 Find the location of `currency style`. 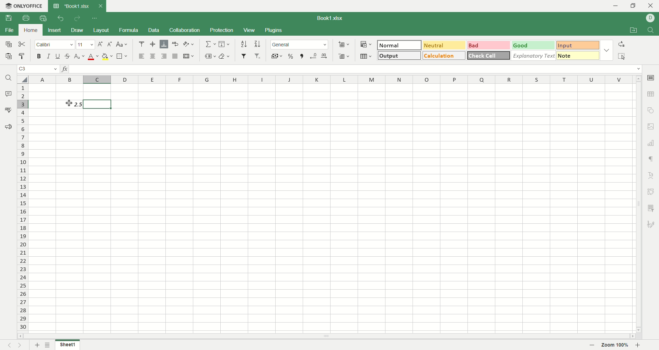

currency style is located at coordinates (277, 57).